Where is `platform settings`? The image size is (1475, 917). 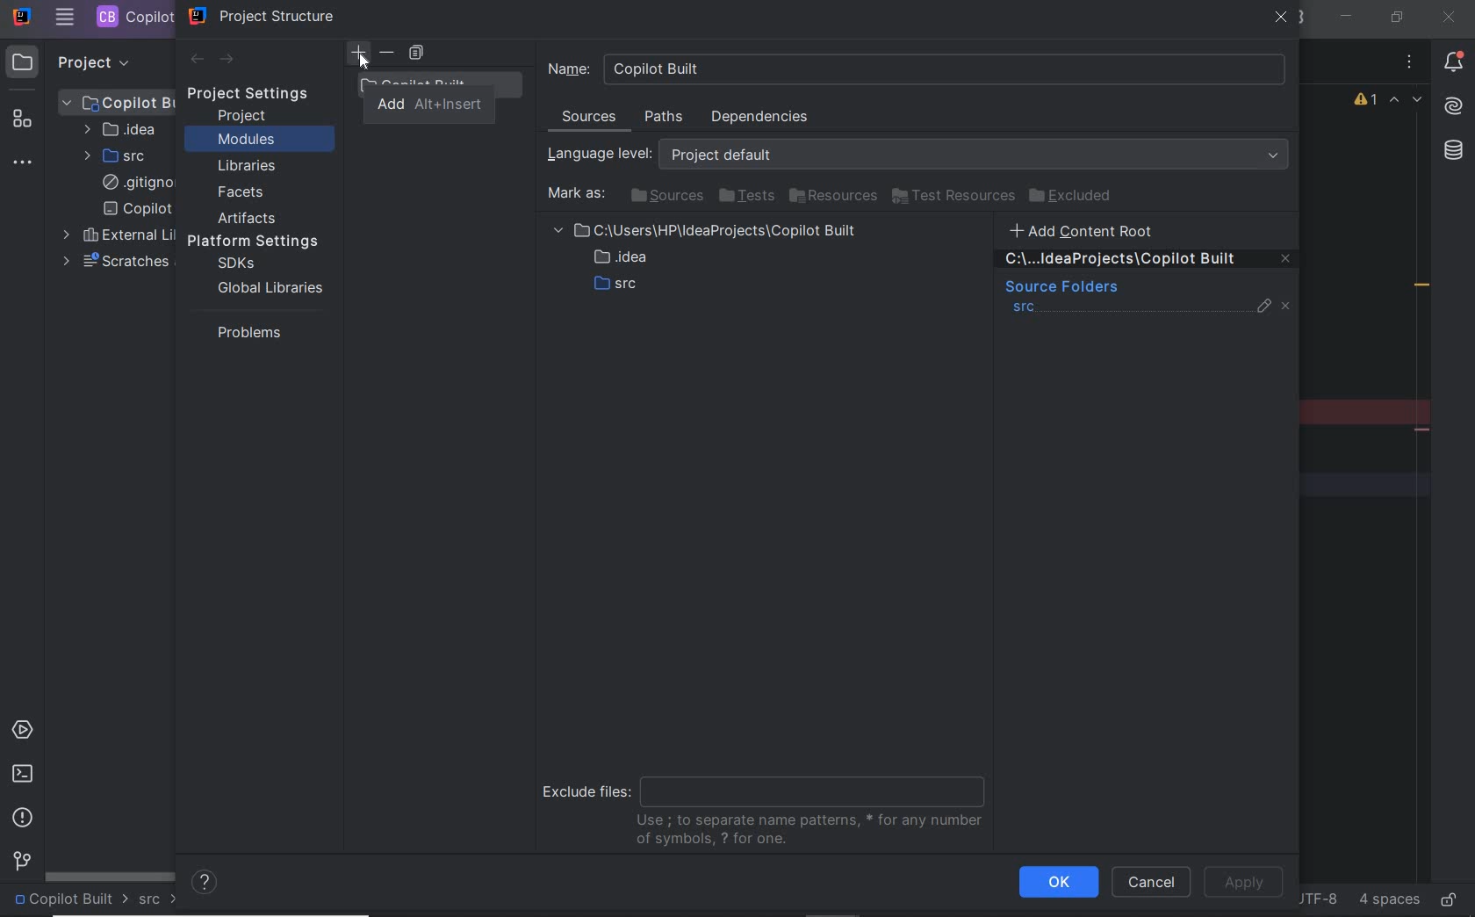 platform settings is located at coordinates (259, 242).